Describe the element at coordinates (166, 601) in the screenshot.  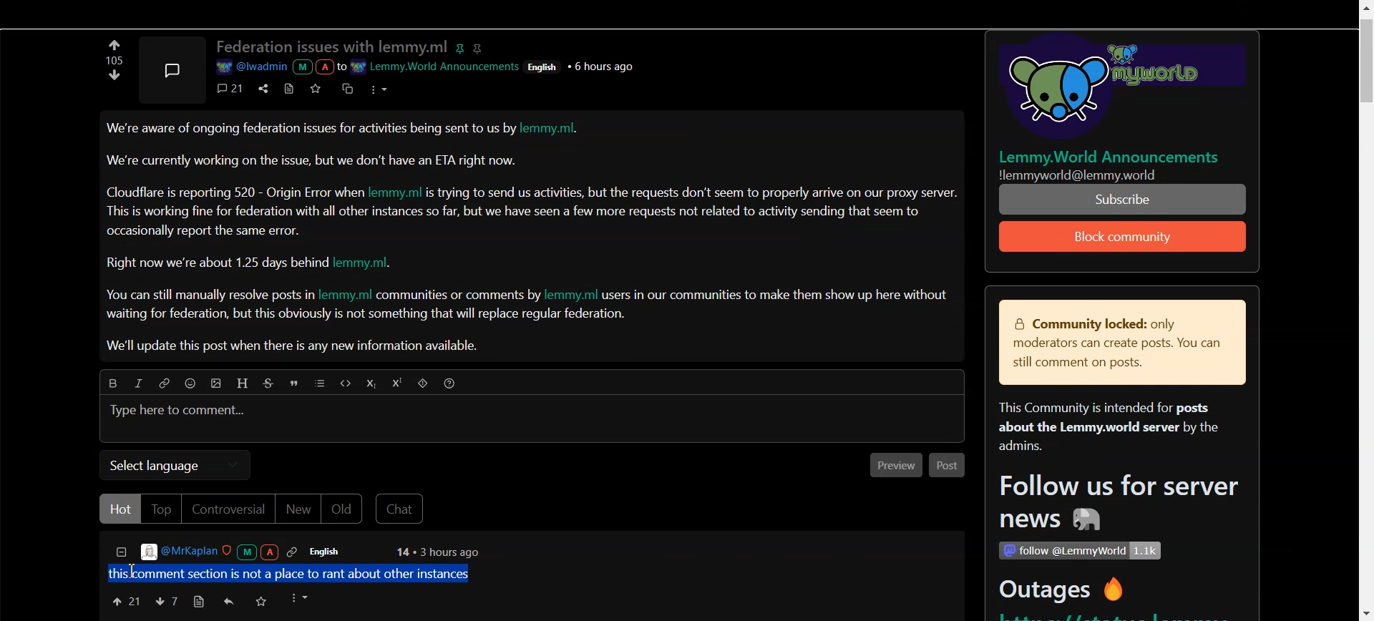
I see `Downvote` at that location.